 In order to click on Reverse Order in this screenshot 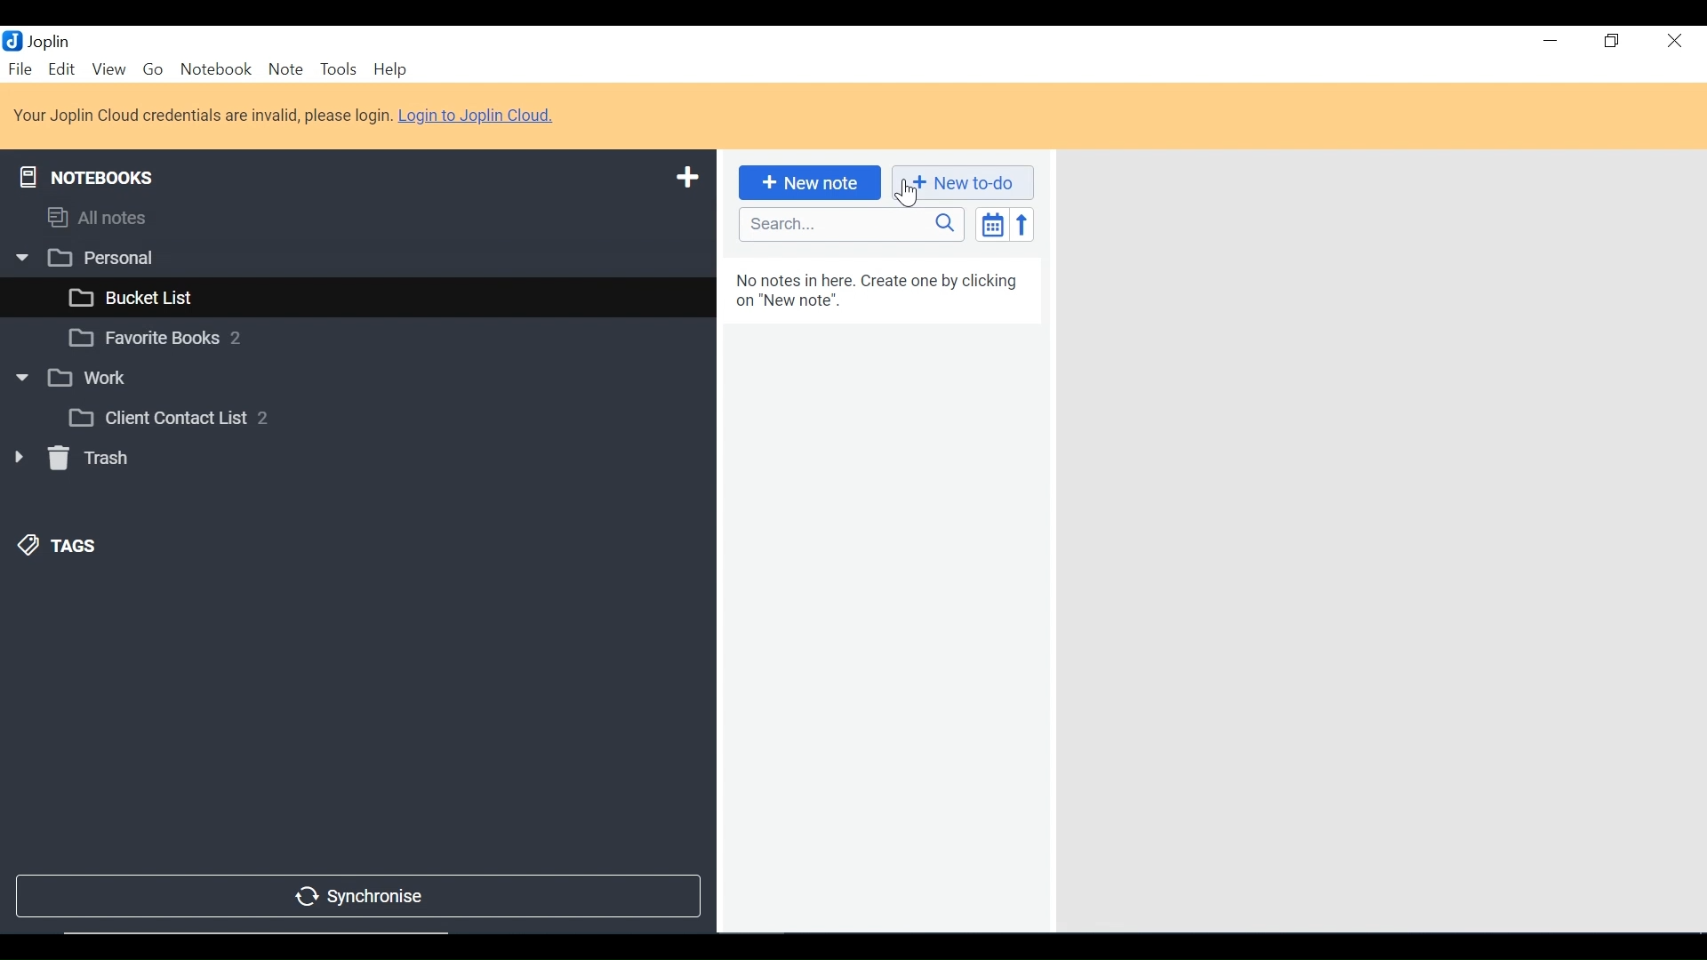, I will do `click(1022, 224)`.